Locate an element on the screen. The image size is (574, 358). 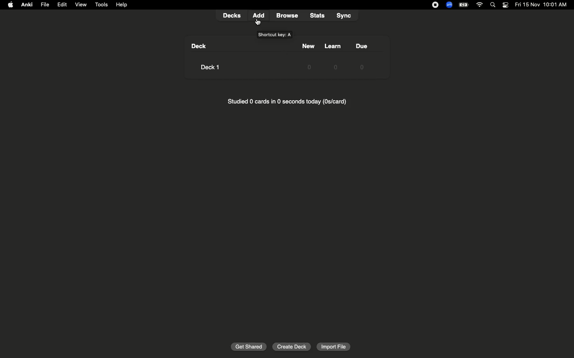
cursor is located at coordinates (259, 23).